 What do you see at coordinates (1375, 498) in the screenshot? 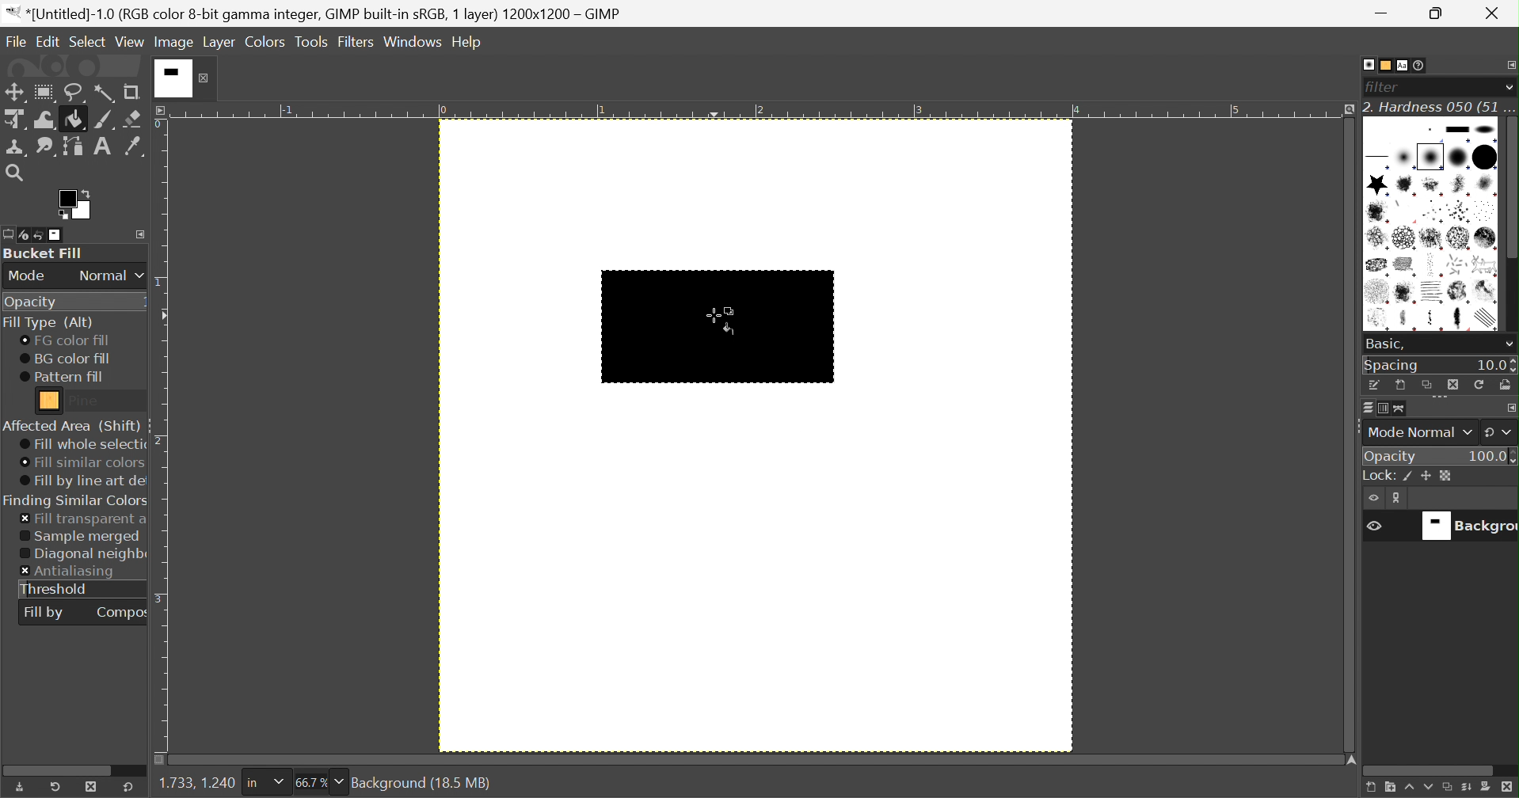
I see `Eye` at bounding box center [1375, 498].